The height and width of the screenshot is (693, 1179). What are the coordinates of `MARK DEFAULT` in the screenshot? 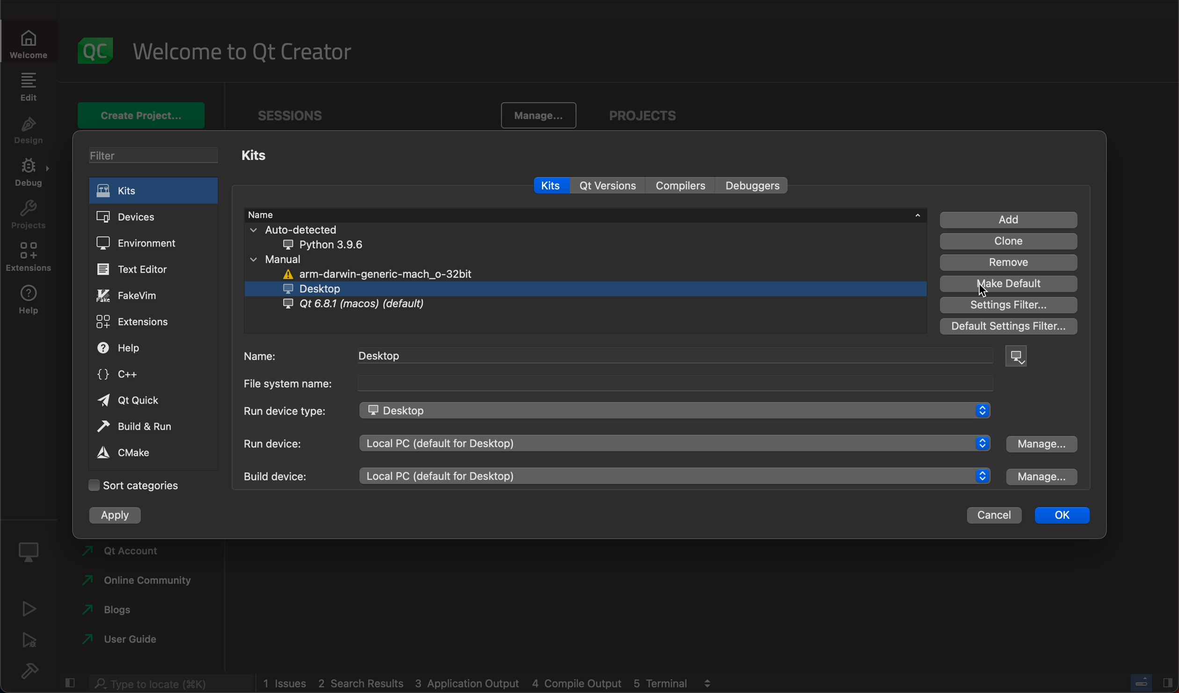 It's located at (1007, 285).